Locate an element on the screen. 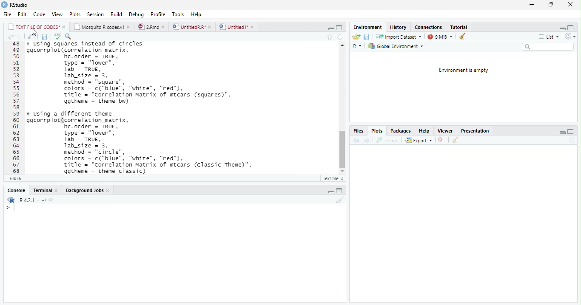 This screenshot has width=581, height=305.  UntitiedR is located at coordinates (192, 27).